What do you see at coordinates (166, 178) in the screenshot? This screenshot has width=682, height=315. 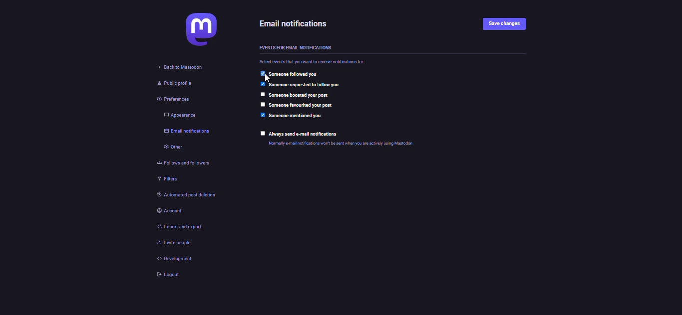 I see `filters` at bounding box center [166, 178].